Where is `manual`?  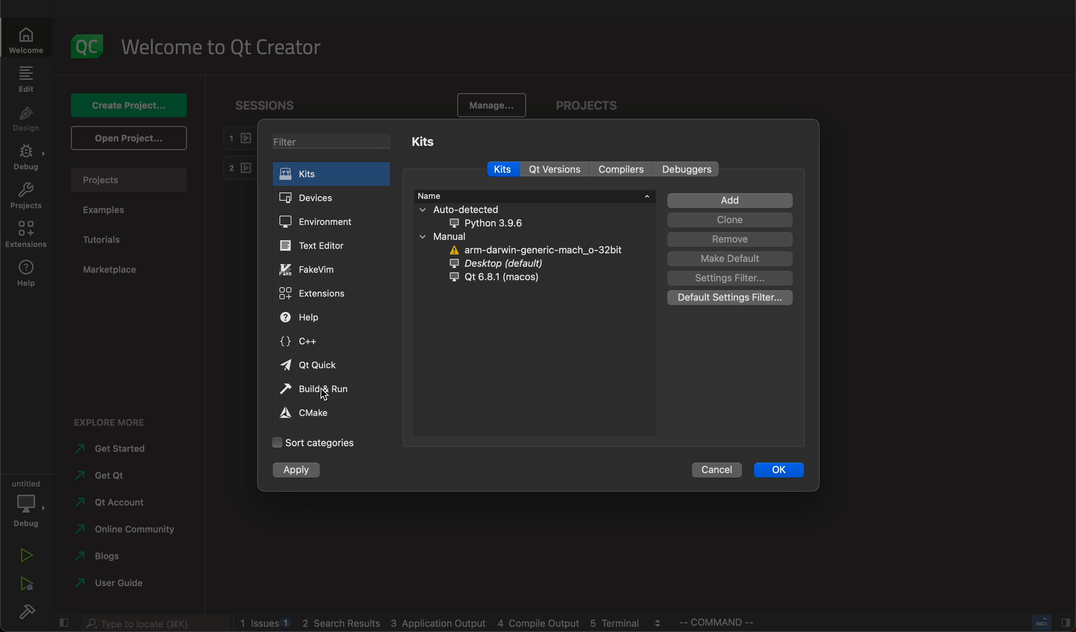 manual is located at coordinates (469, 237).